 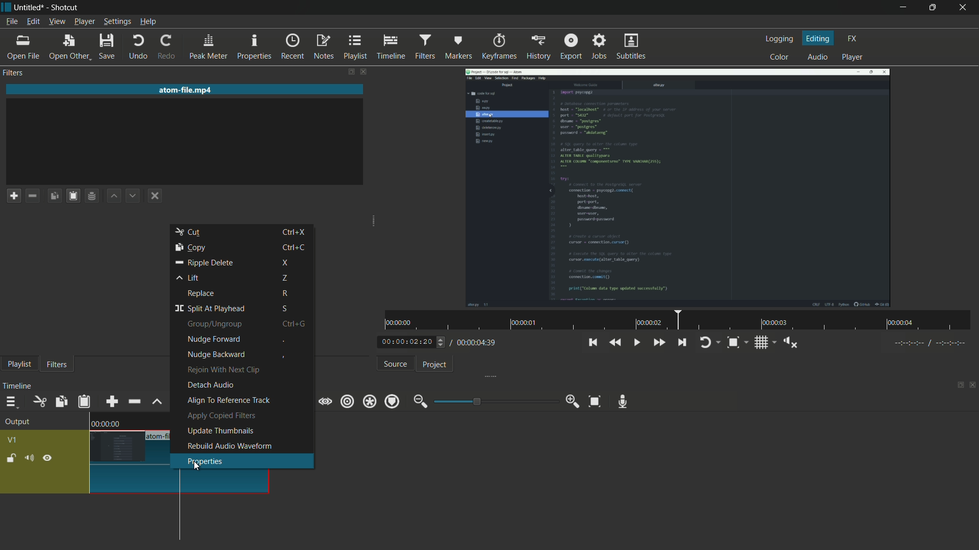 What do you see at coordinates (681, 320) in the screenshot?
I see `time` at bounding box center [681, 320].